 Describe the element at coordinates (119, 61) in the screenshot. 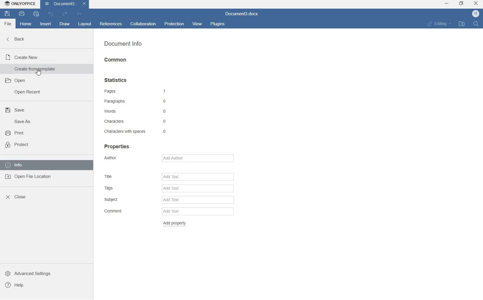

I see `common` at that location.